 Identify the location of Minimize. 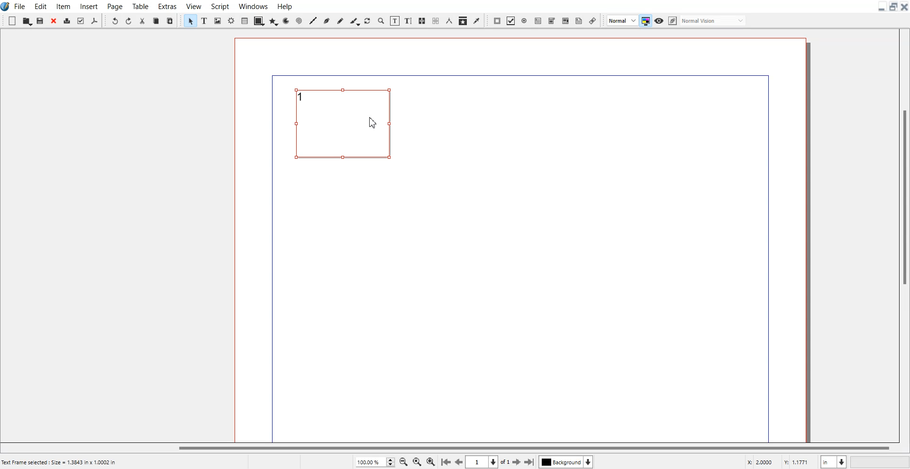
(882, 7).